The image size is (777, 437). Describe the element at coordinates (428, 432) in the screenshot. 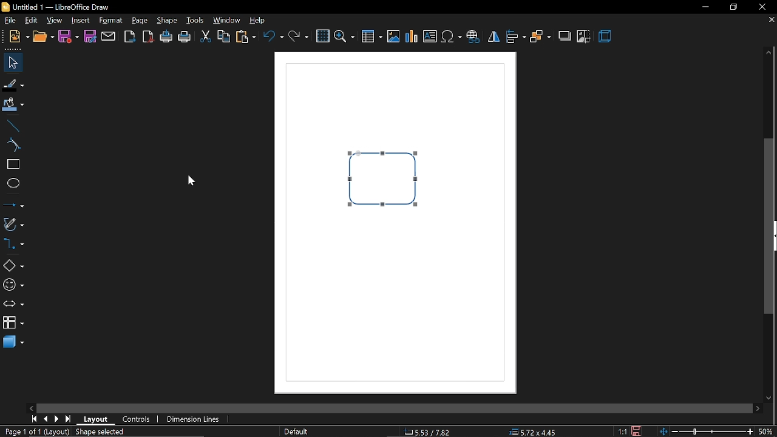

I see `co-ordinate` at that location.